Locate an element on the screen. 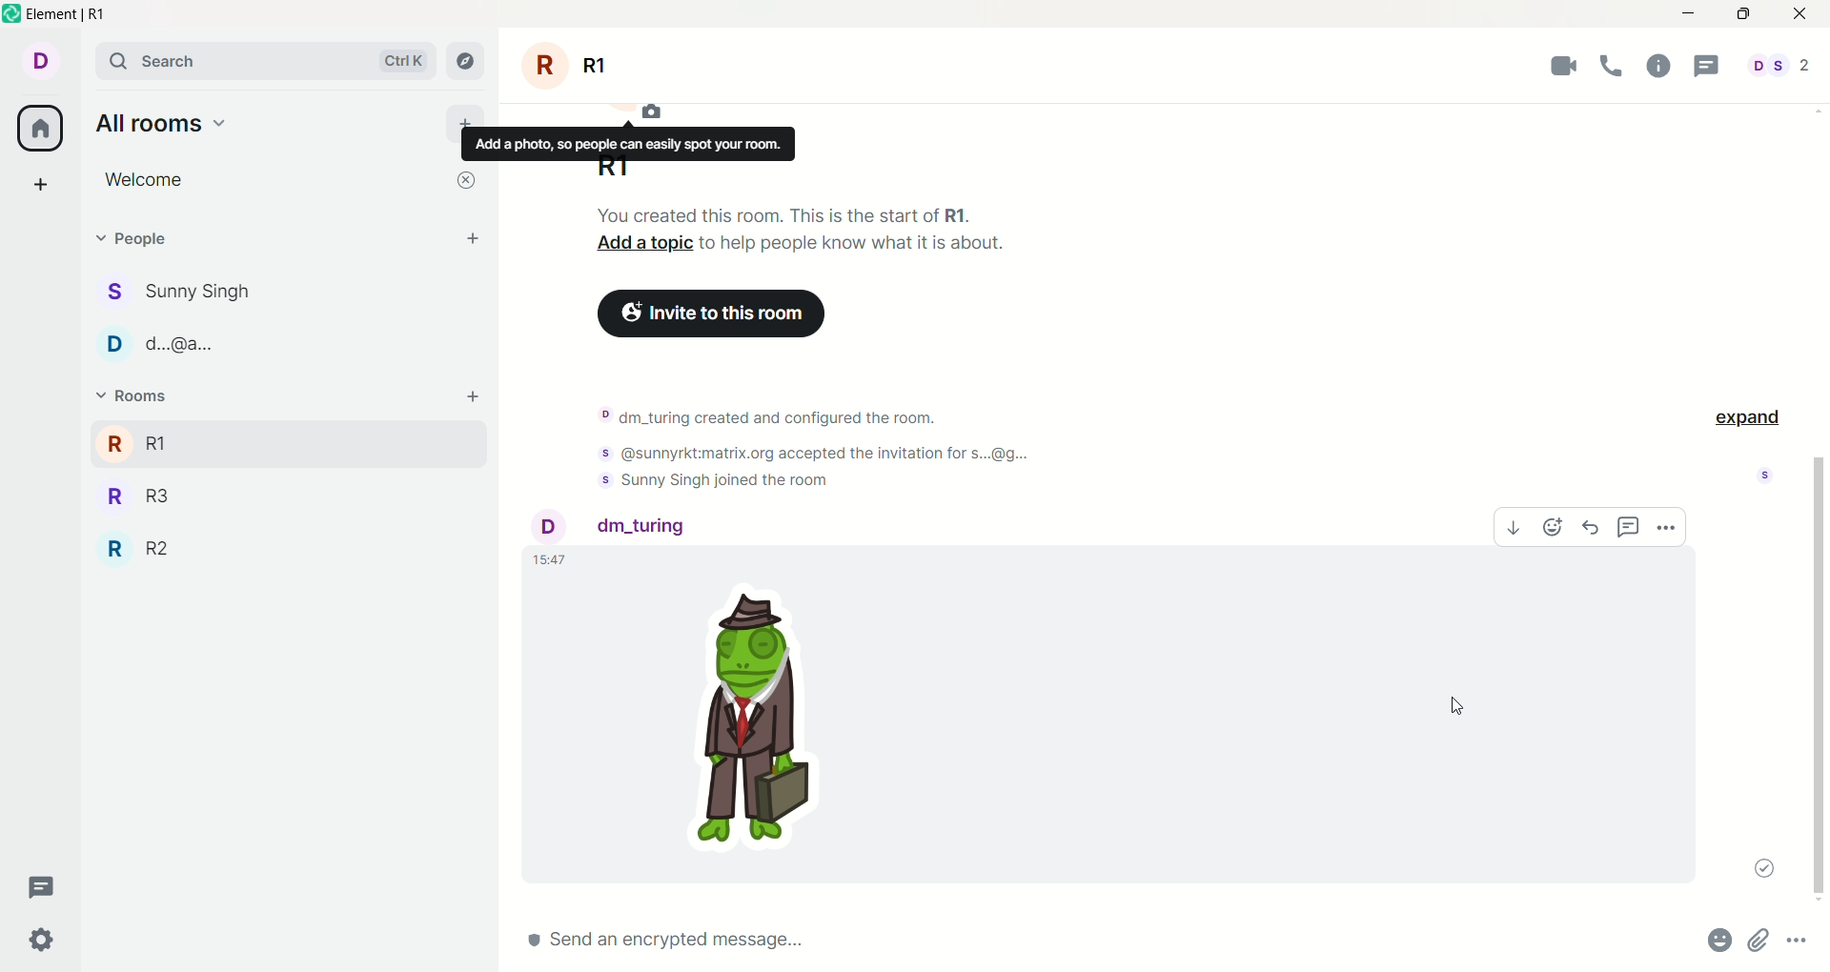  close is located at coordinates (1800, 14).